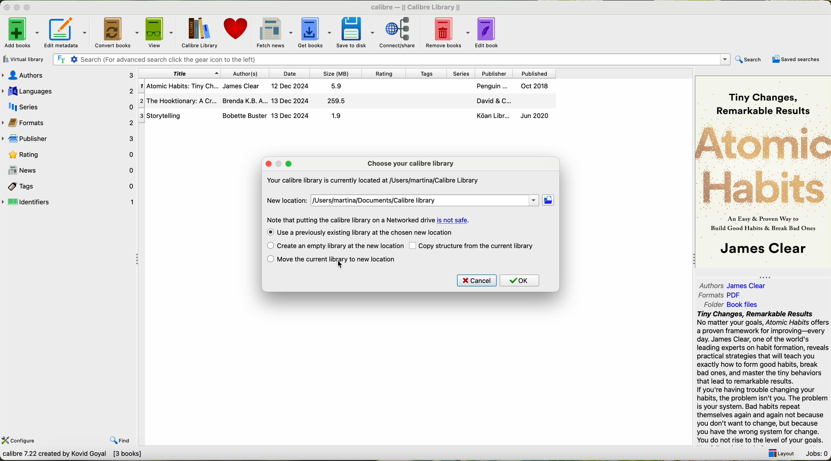 This screenshot has width=831, height=461. What do you see at coordinates (711, 295) in the screenshot?
I see `formats ` at bounding box center [711, 295].